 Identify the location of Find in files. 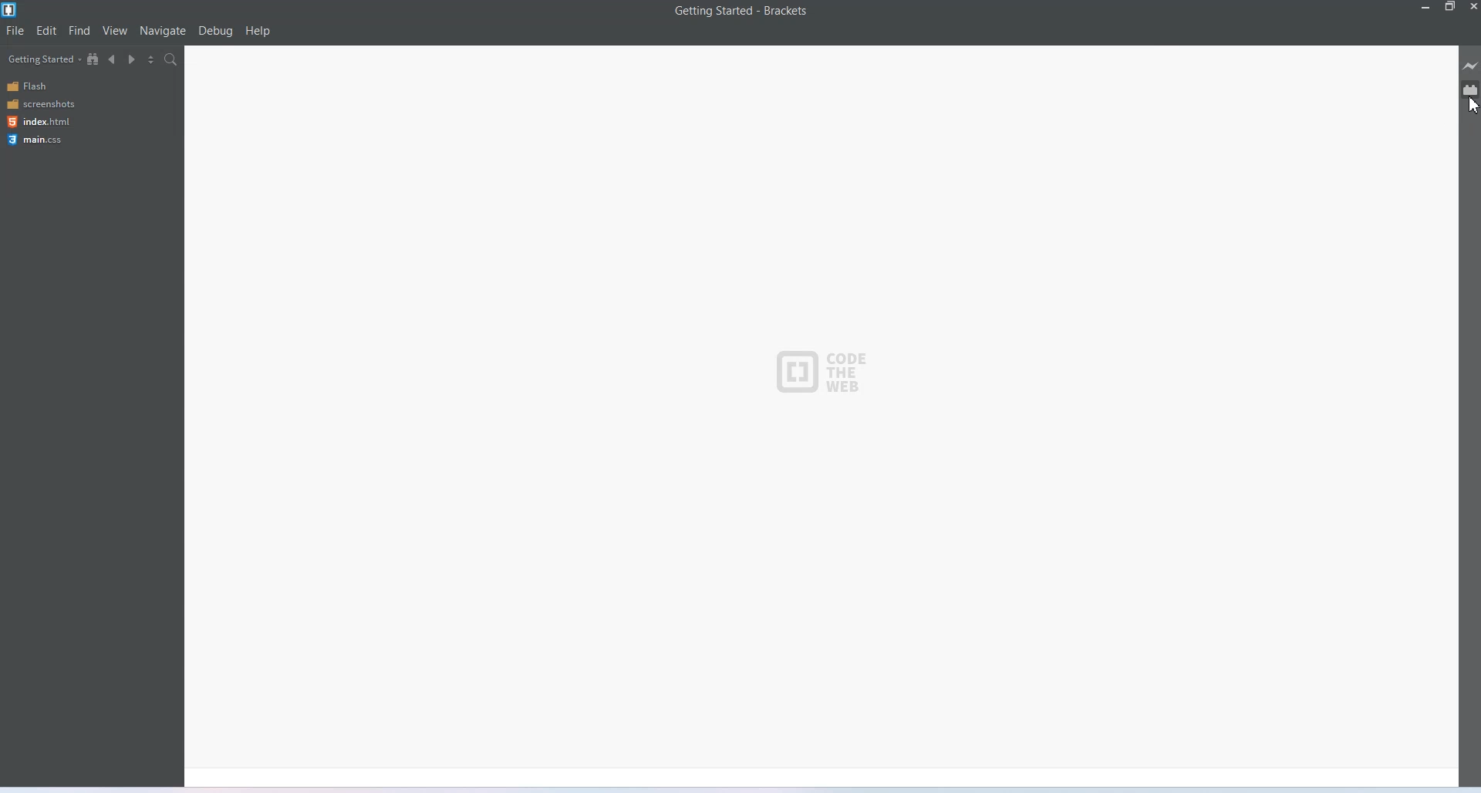
(171, 59).